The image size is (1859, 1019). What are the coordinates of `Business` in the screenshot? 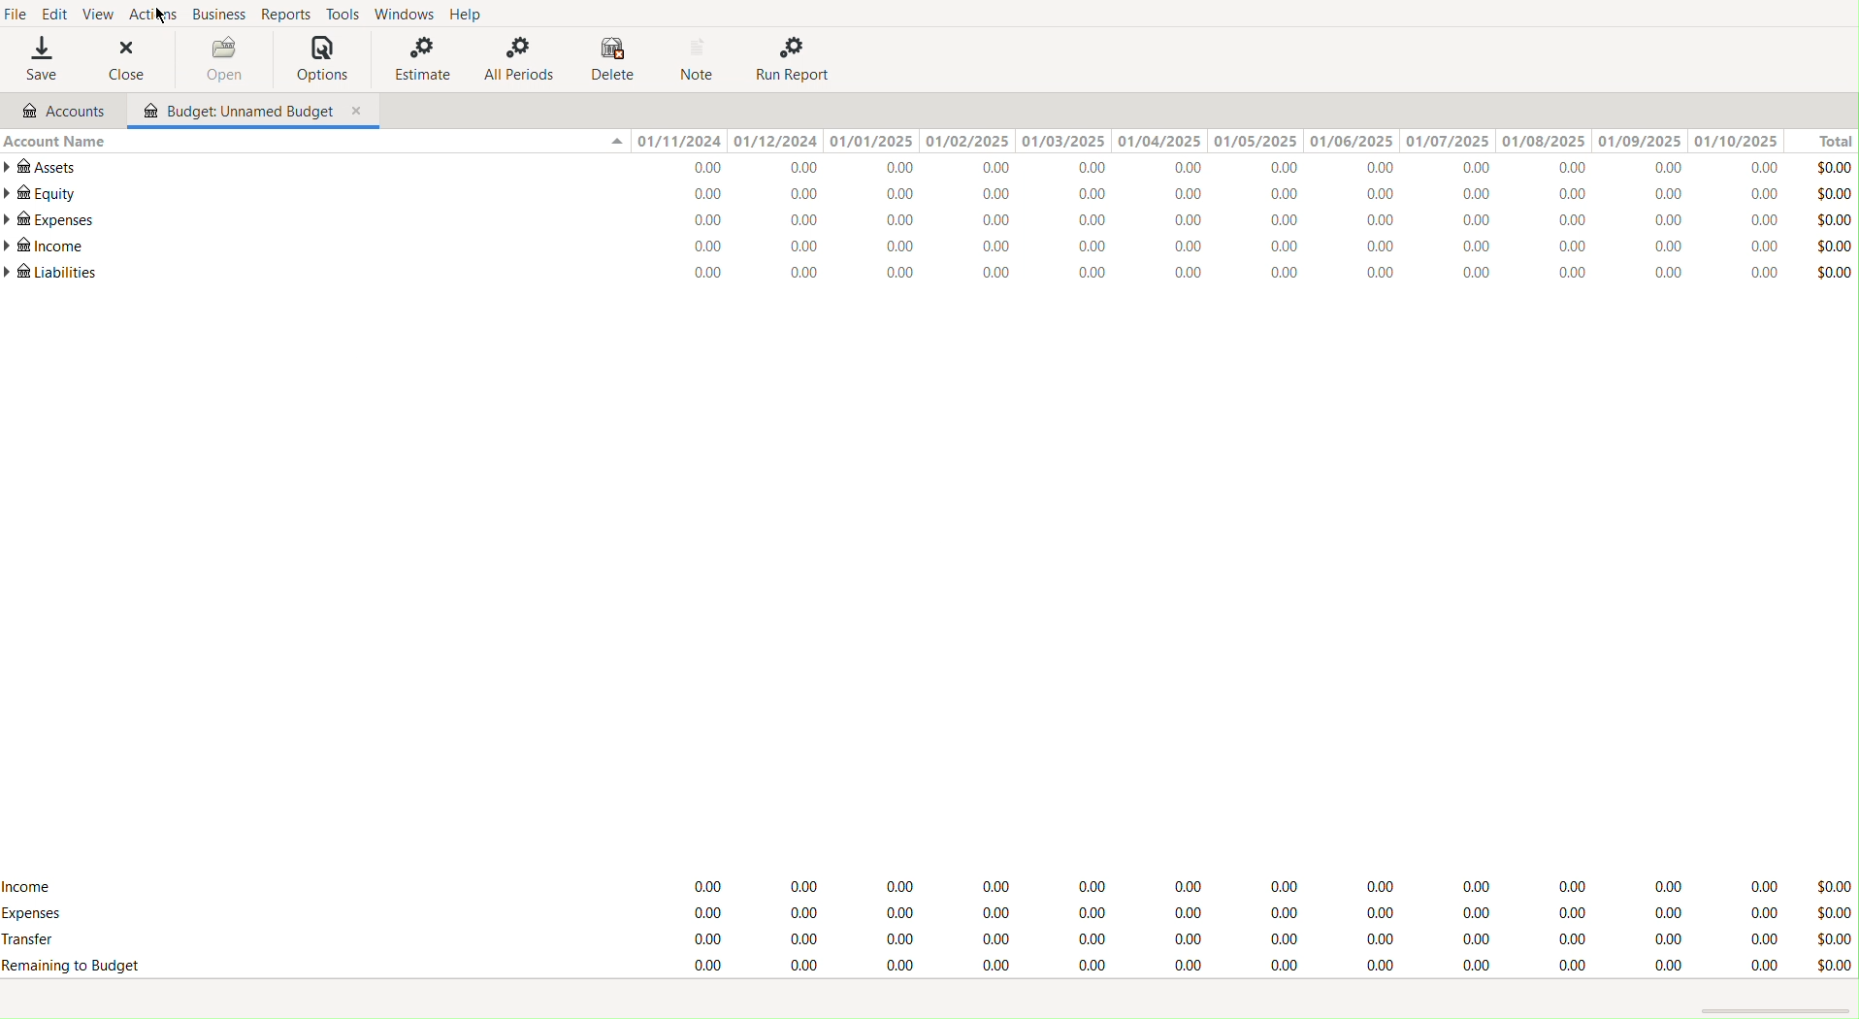 It's located at (220, 14).